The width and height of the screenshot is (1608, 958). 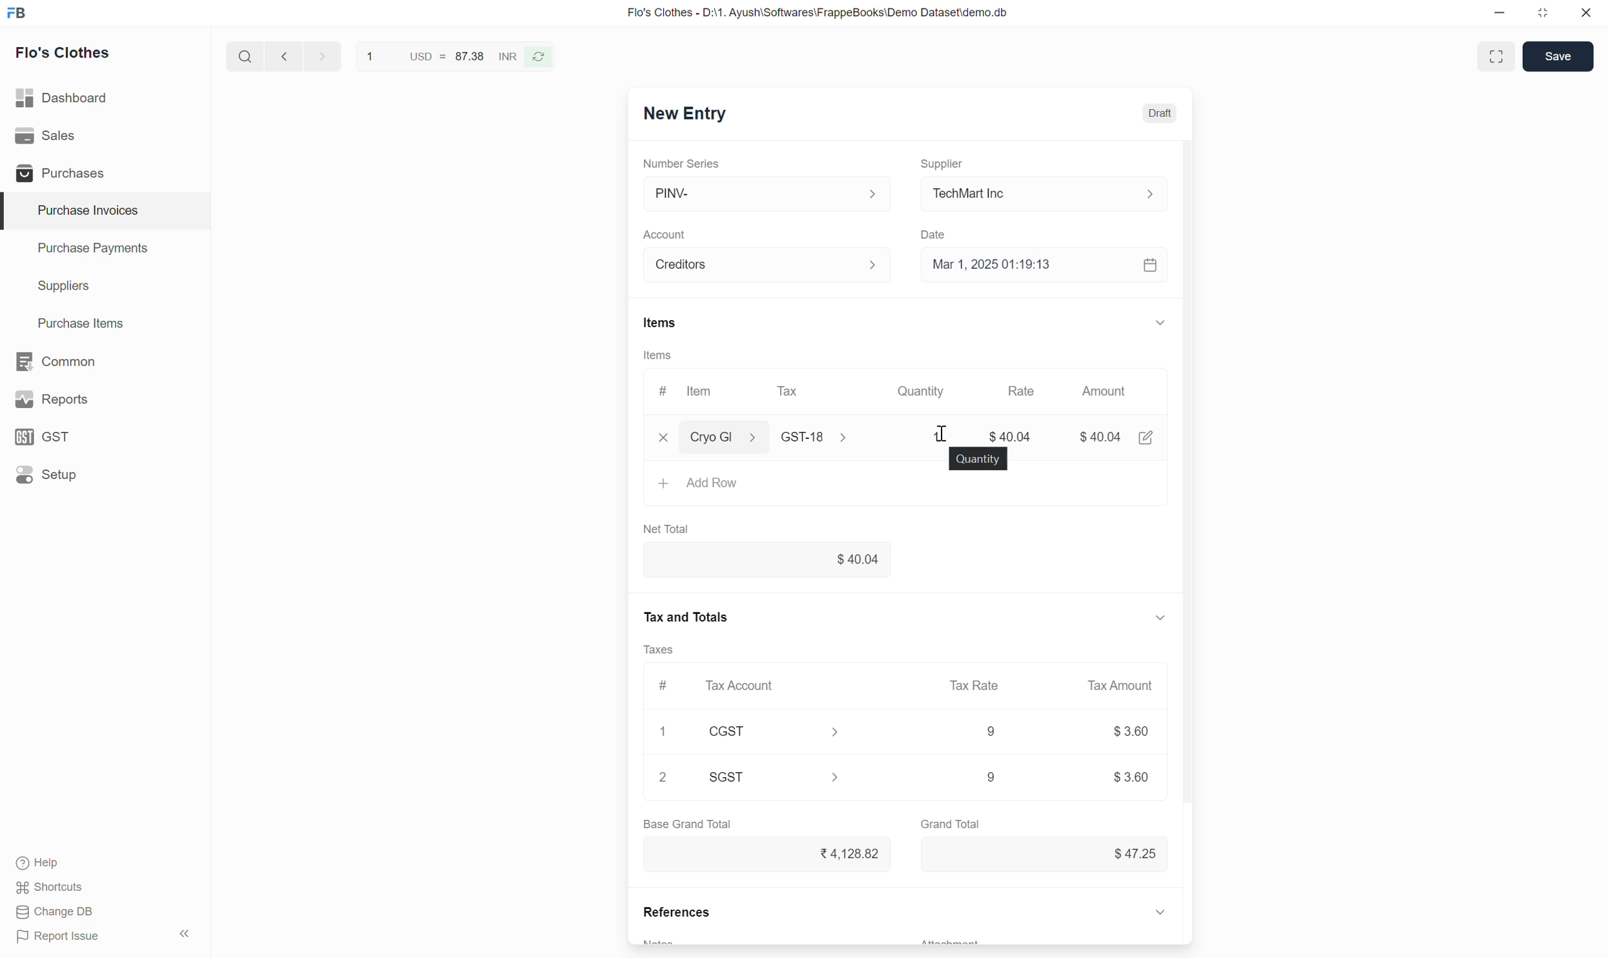 What do you see at coordinates (816, 13) in the screenshot?
I see `Flo's Clothes - D:\1. Ayush\Softwares\FrappeBooks\Demo Dataset\demo.db` at bounding box center [816, 13].